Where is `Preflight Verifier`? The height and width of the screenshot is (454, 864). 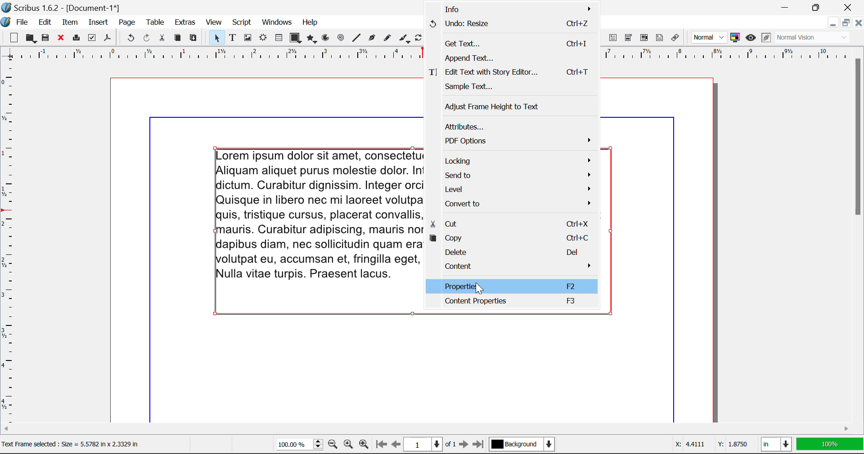 Preflight Verifier is located at coordinates (92, 39).